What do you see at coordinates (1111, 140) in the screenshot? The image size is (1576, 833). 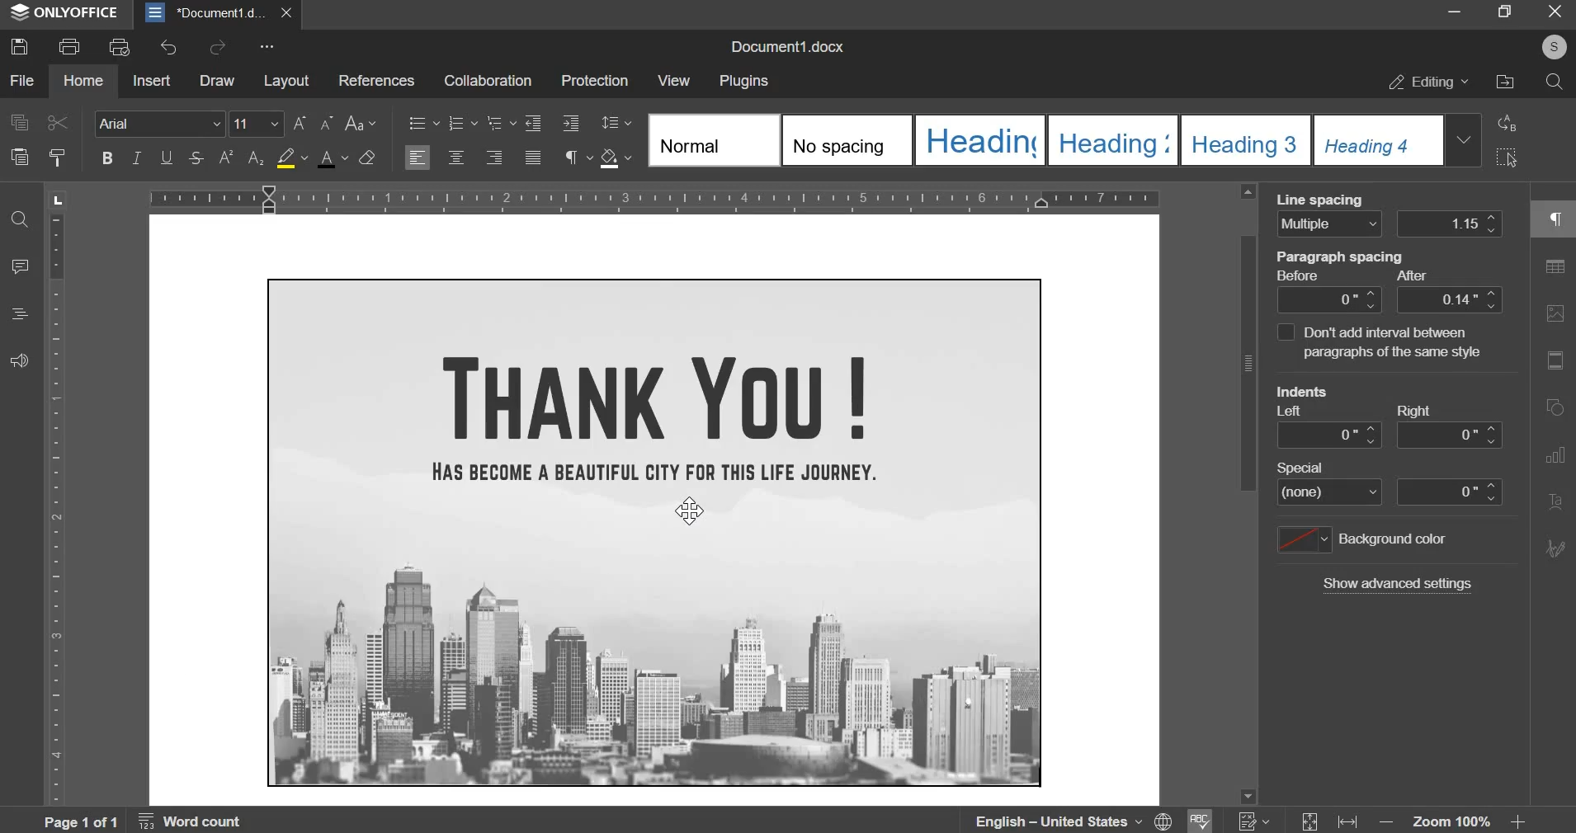 I see `Heading 3` at bounding box center [1111, 140].